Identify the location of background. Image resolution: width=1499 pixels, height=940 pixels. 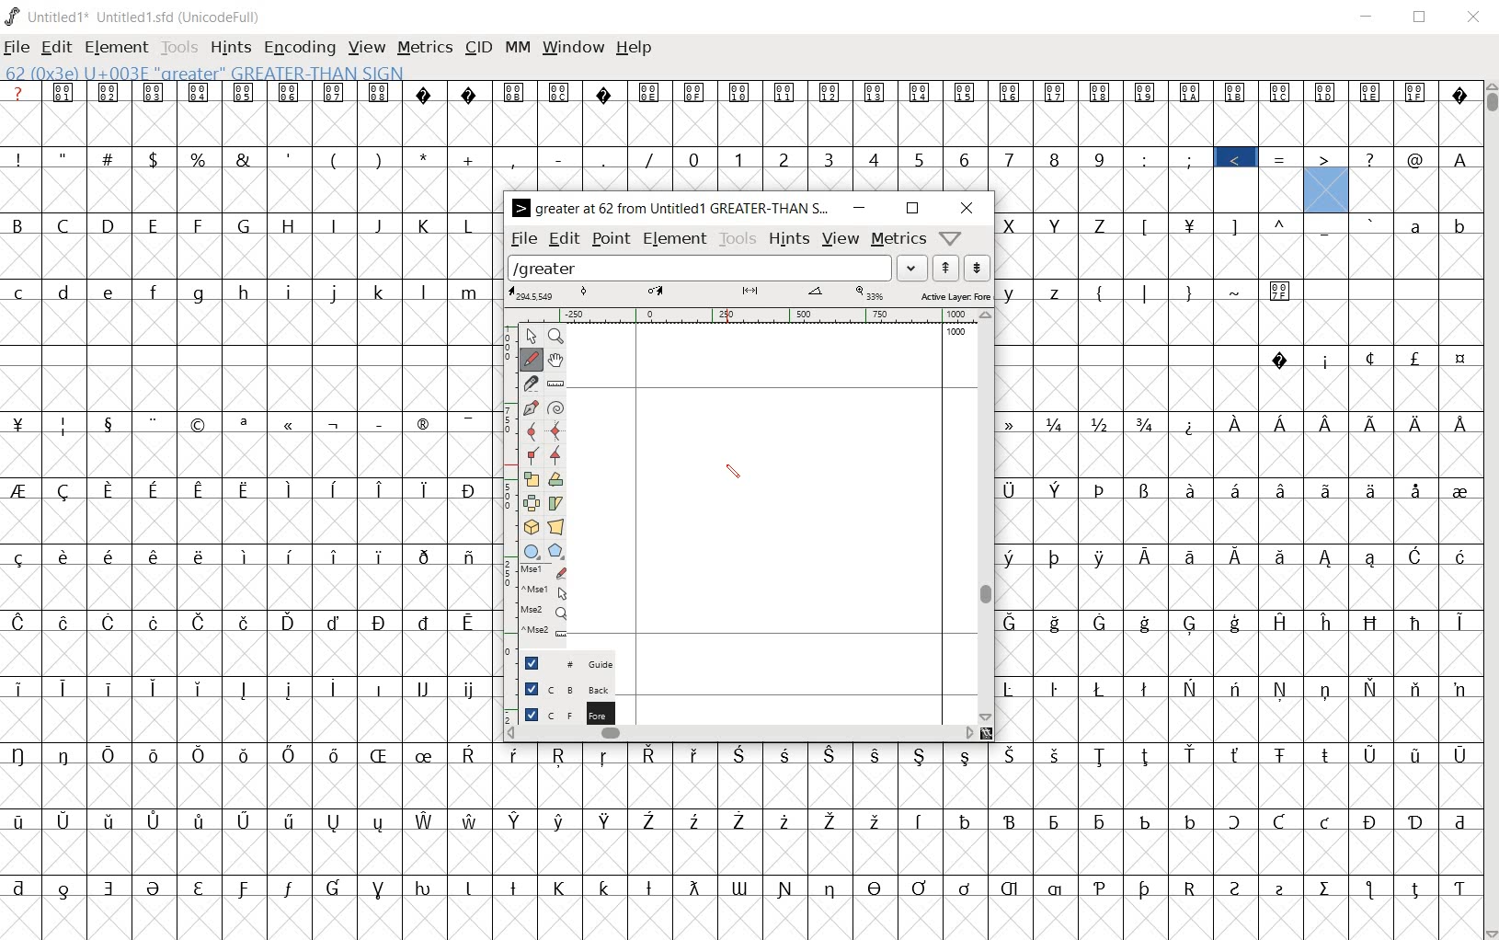
(561, 689).